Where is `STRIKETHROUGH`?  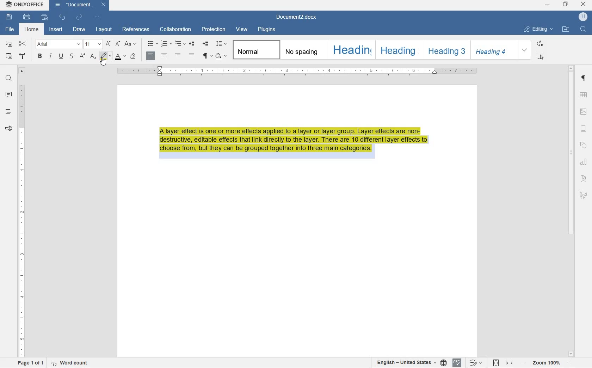
STRIKETHROUGH is located at coordinates (71, 56).